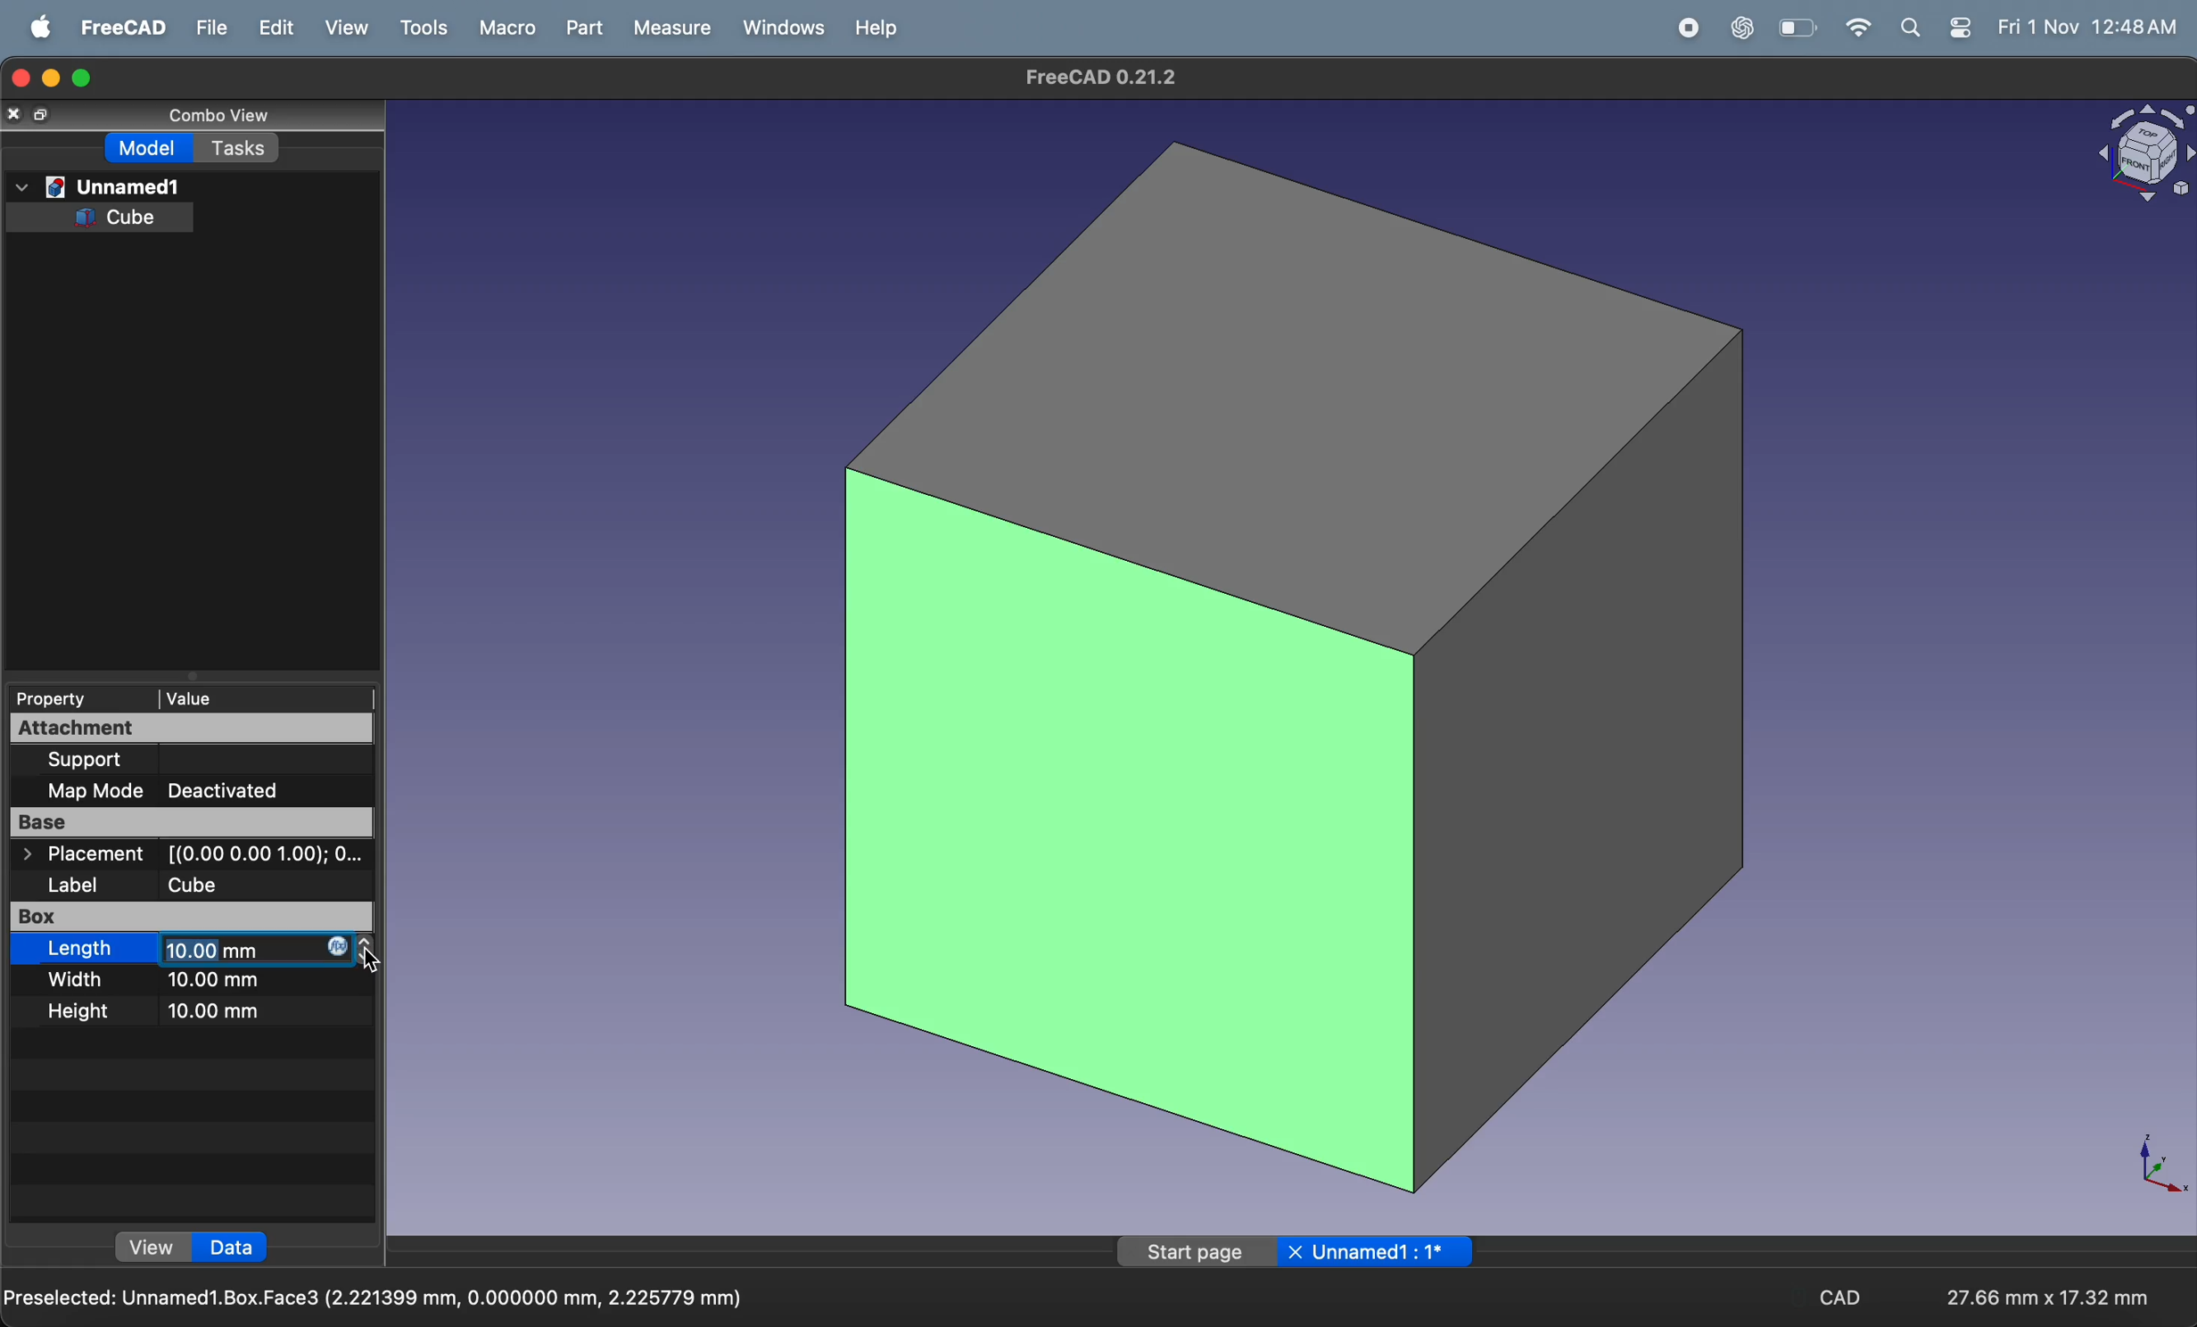 The image size is (2197, 1327). What do you see at coordinates (121, 218) in the screenshot?
I see `cube` at bounding box center [121, 218].